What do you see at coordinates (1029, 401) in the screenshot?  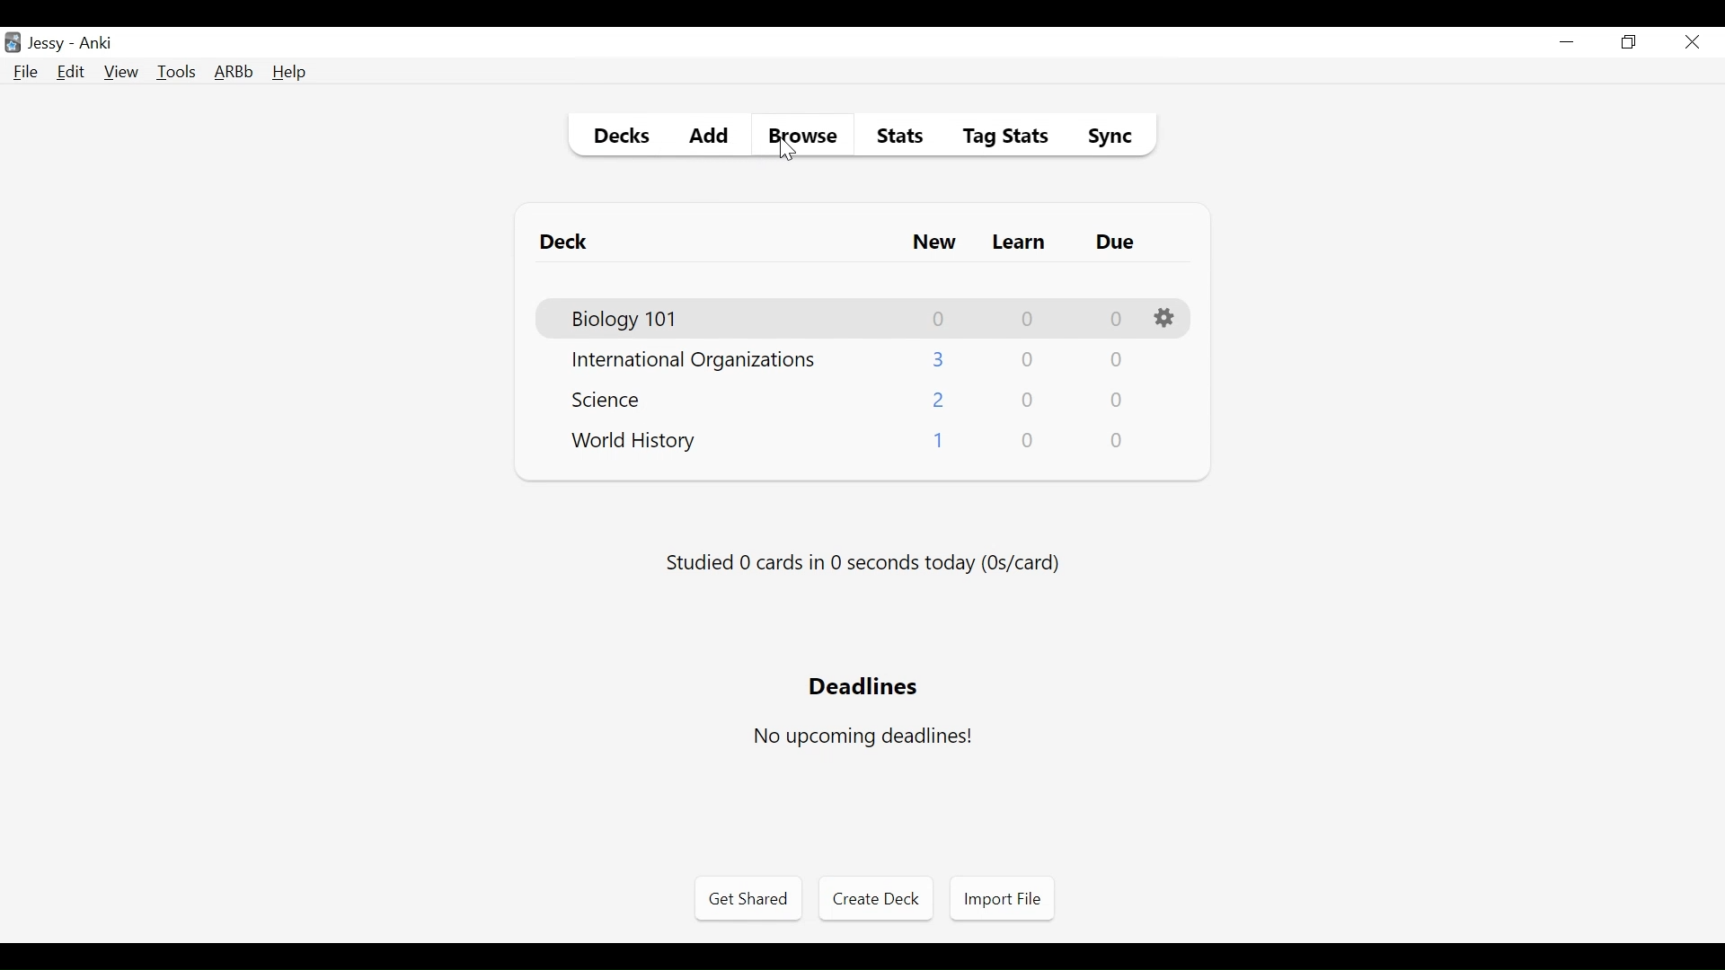 I see `Learn Card Count` at bounding box center [1029, 401].